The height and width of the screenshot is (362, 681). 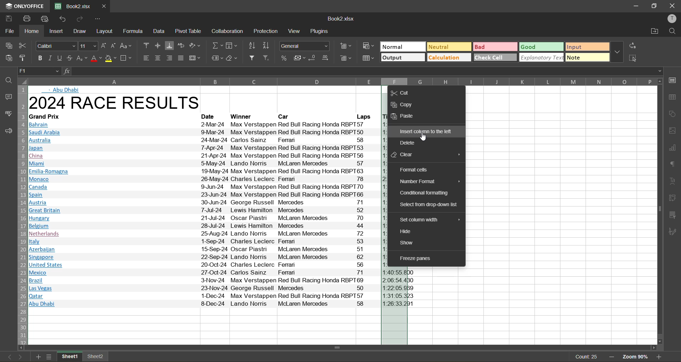 What do you see at coordinates (674, 181) in the screenshot?
I see `text` at bounding box center [674, 181].